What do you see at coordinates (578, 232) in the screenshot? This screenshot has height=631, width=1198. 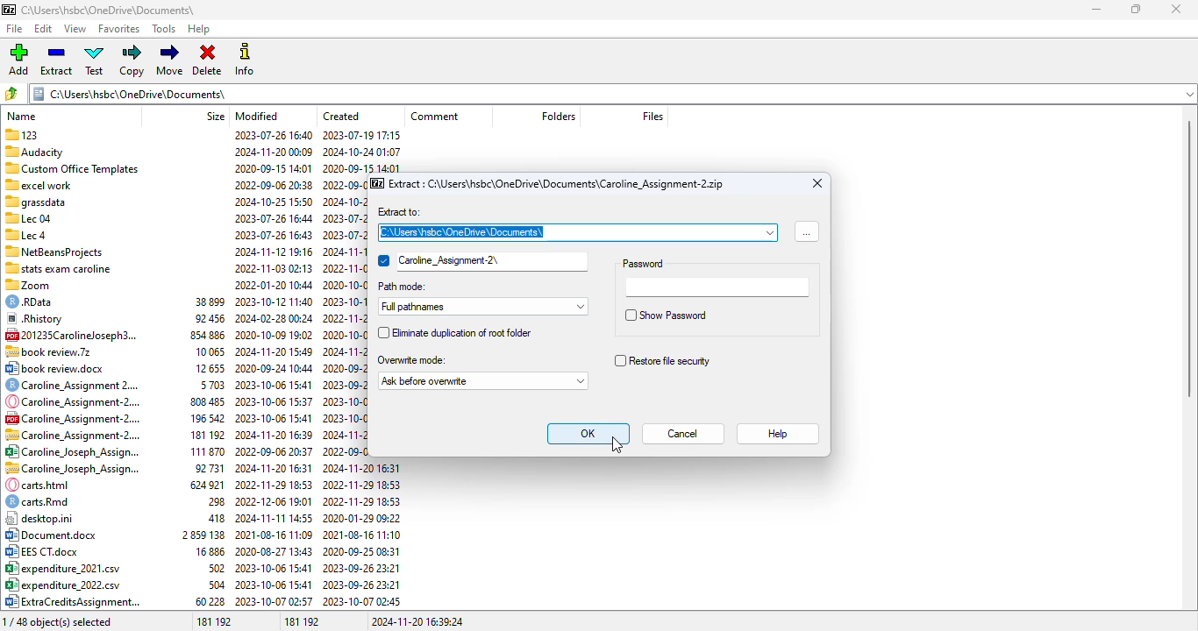 I see `folder` at bounding box center [578, 232].